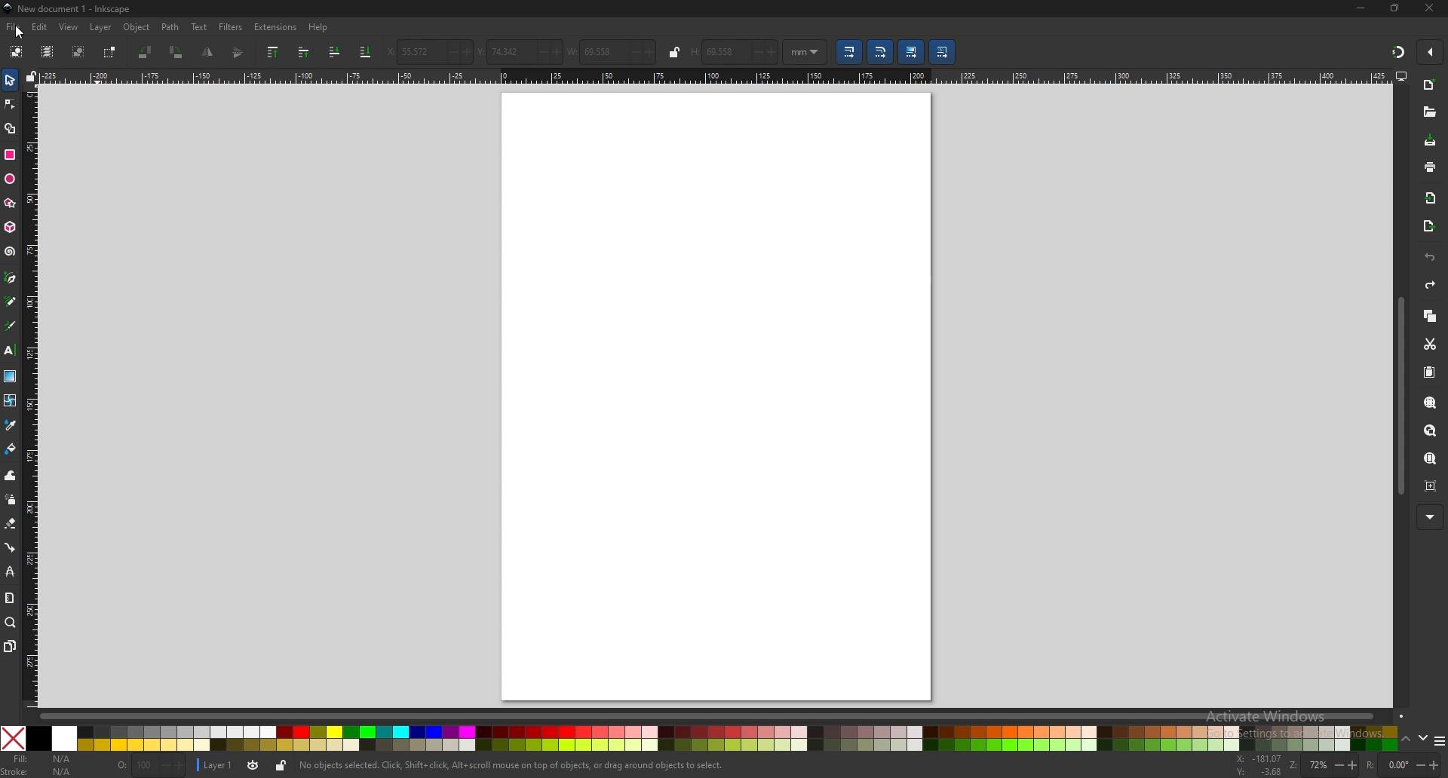  What do you see at coordinates (11, 500) in the screenshot?
I see `spray` at bounding box center [11, 500].